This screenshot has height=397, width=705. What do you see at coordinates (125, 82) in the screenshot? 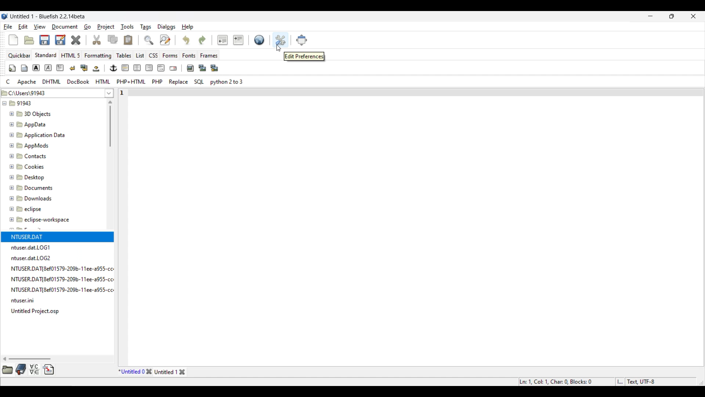
I see `Code language options` at bounding box center [125, 82].